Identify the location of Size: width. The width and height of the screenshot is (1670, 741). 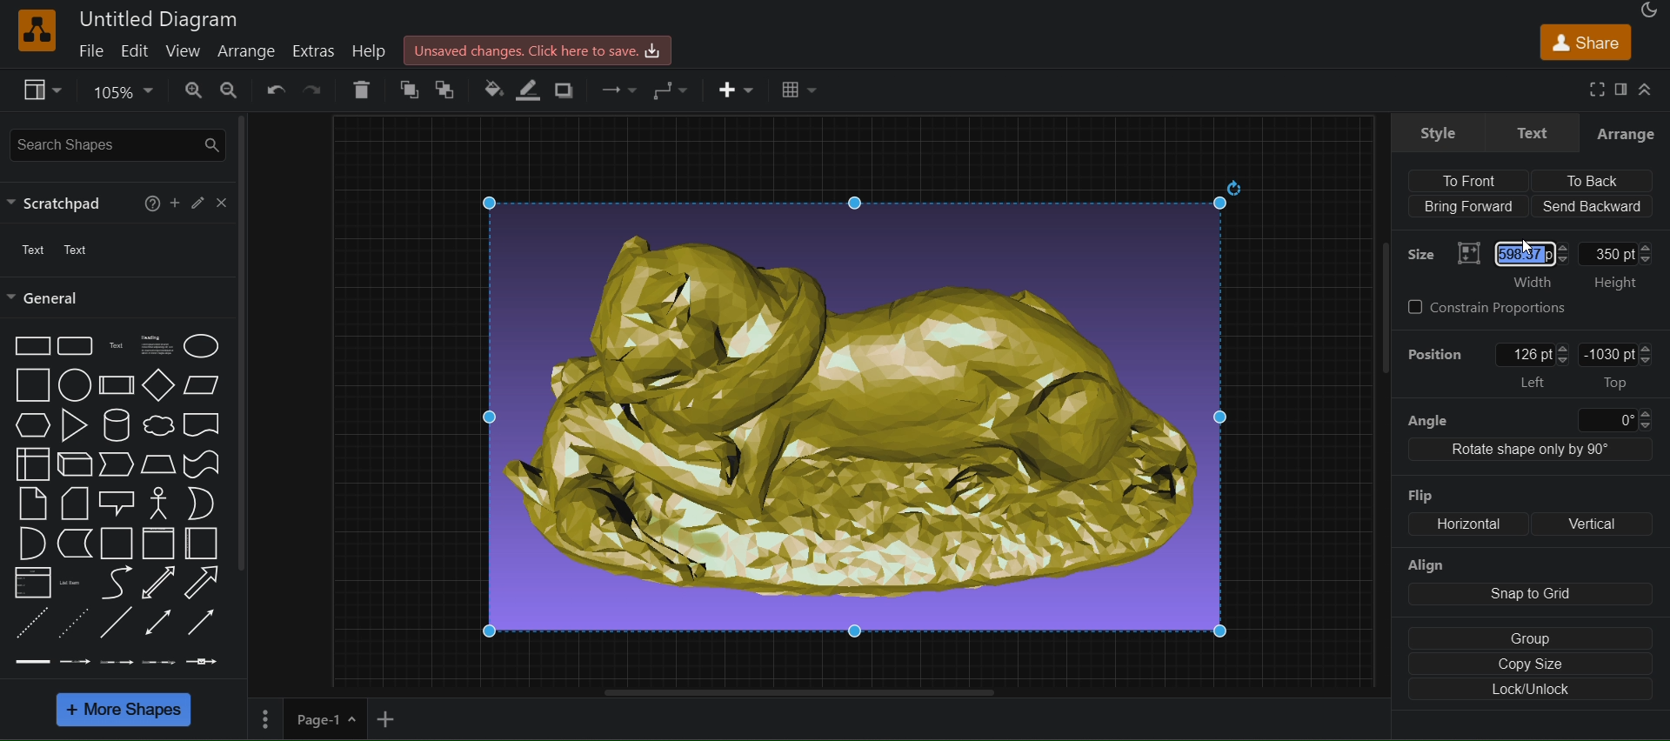
(1513, 250).